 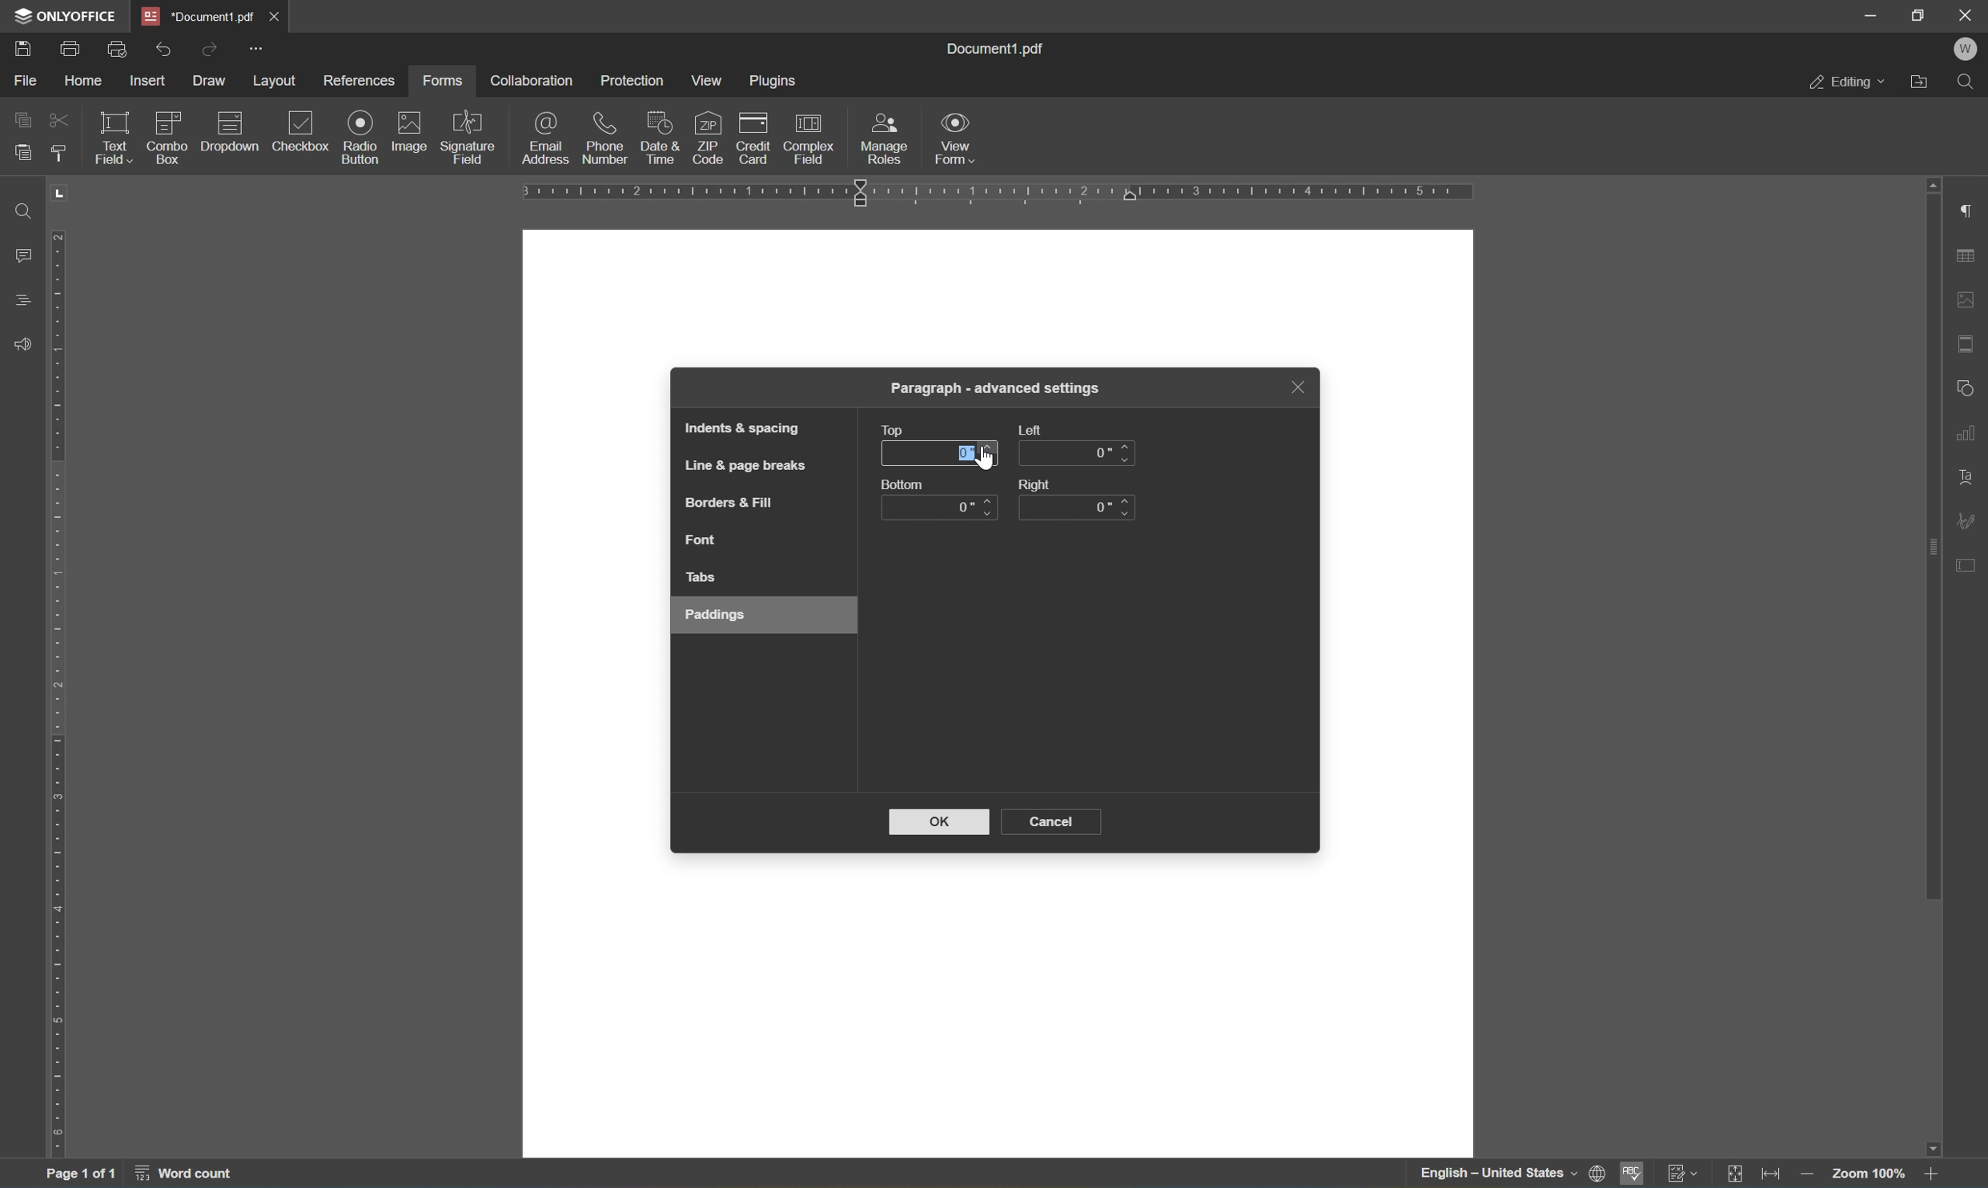 What do you see at coordinates (1848, 86) in the screenshot?
I see `editing` at bounding box center [1848, 86].